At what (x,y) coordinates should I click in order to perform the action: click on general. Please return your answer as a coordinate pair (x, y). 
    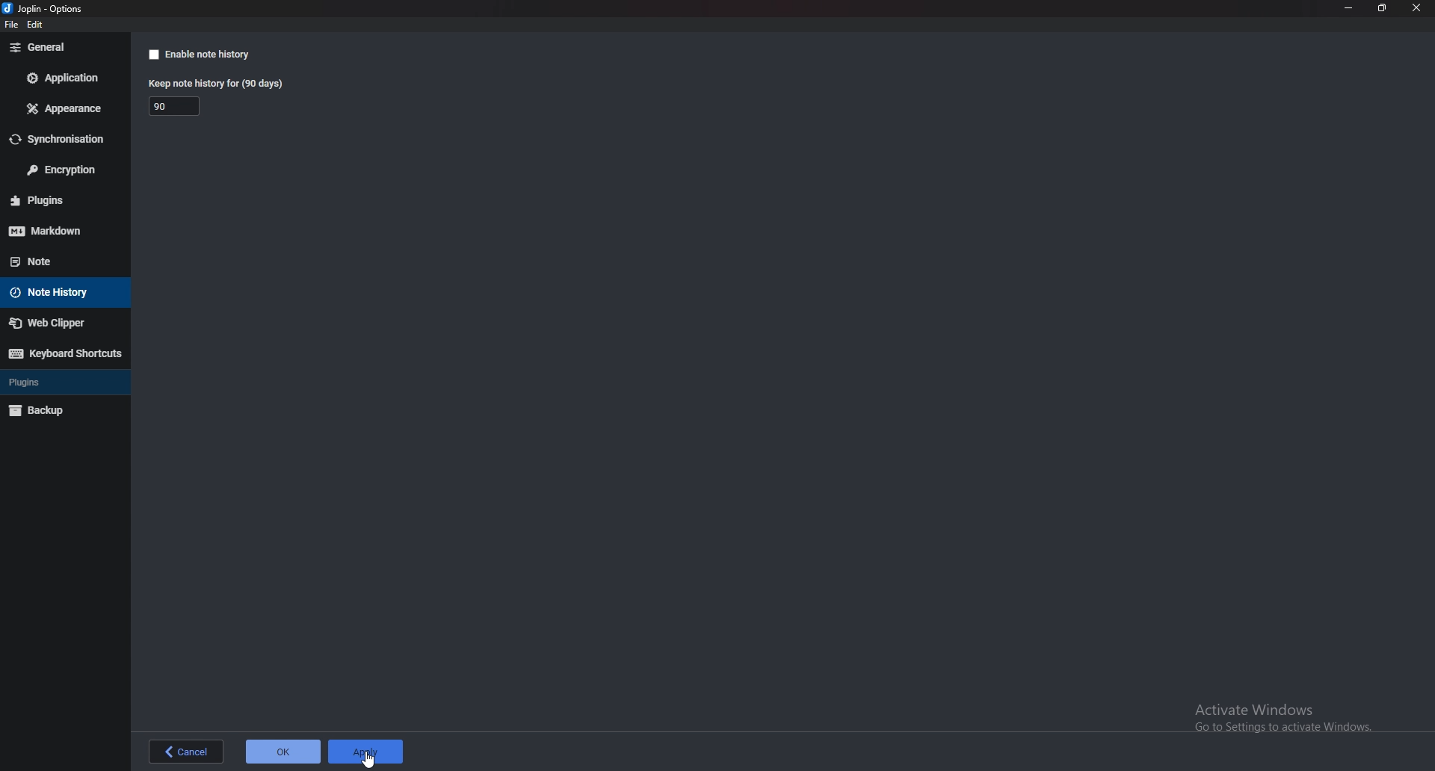
    Looking at the image, I should click on (61, 47).